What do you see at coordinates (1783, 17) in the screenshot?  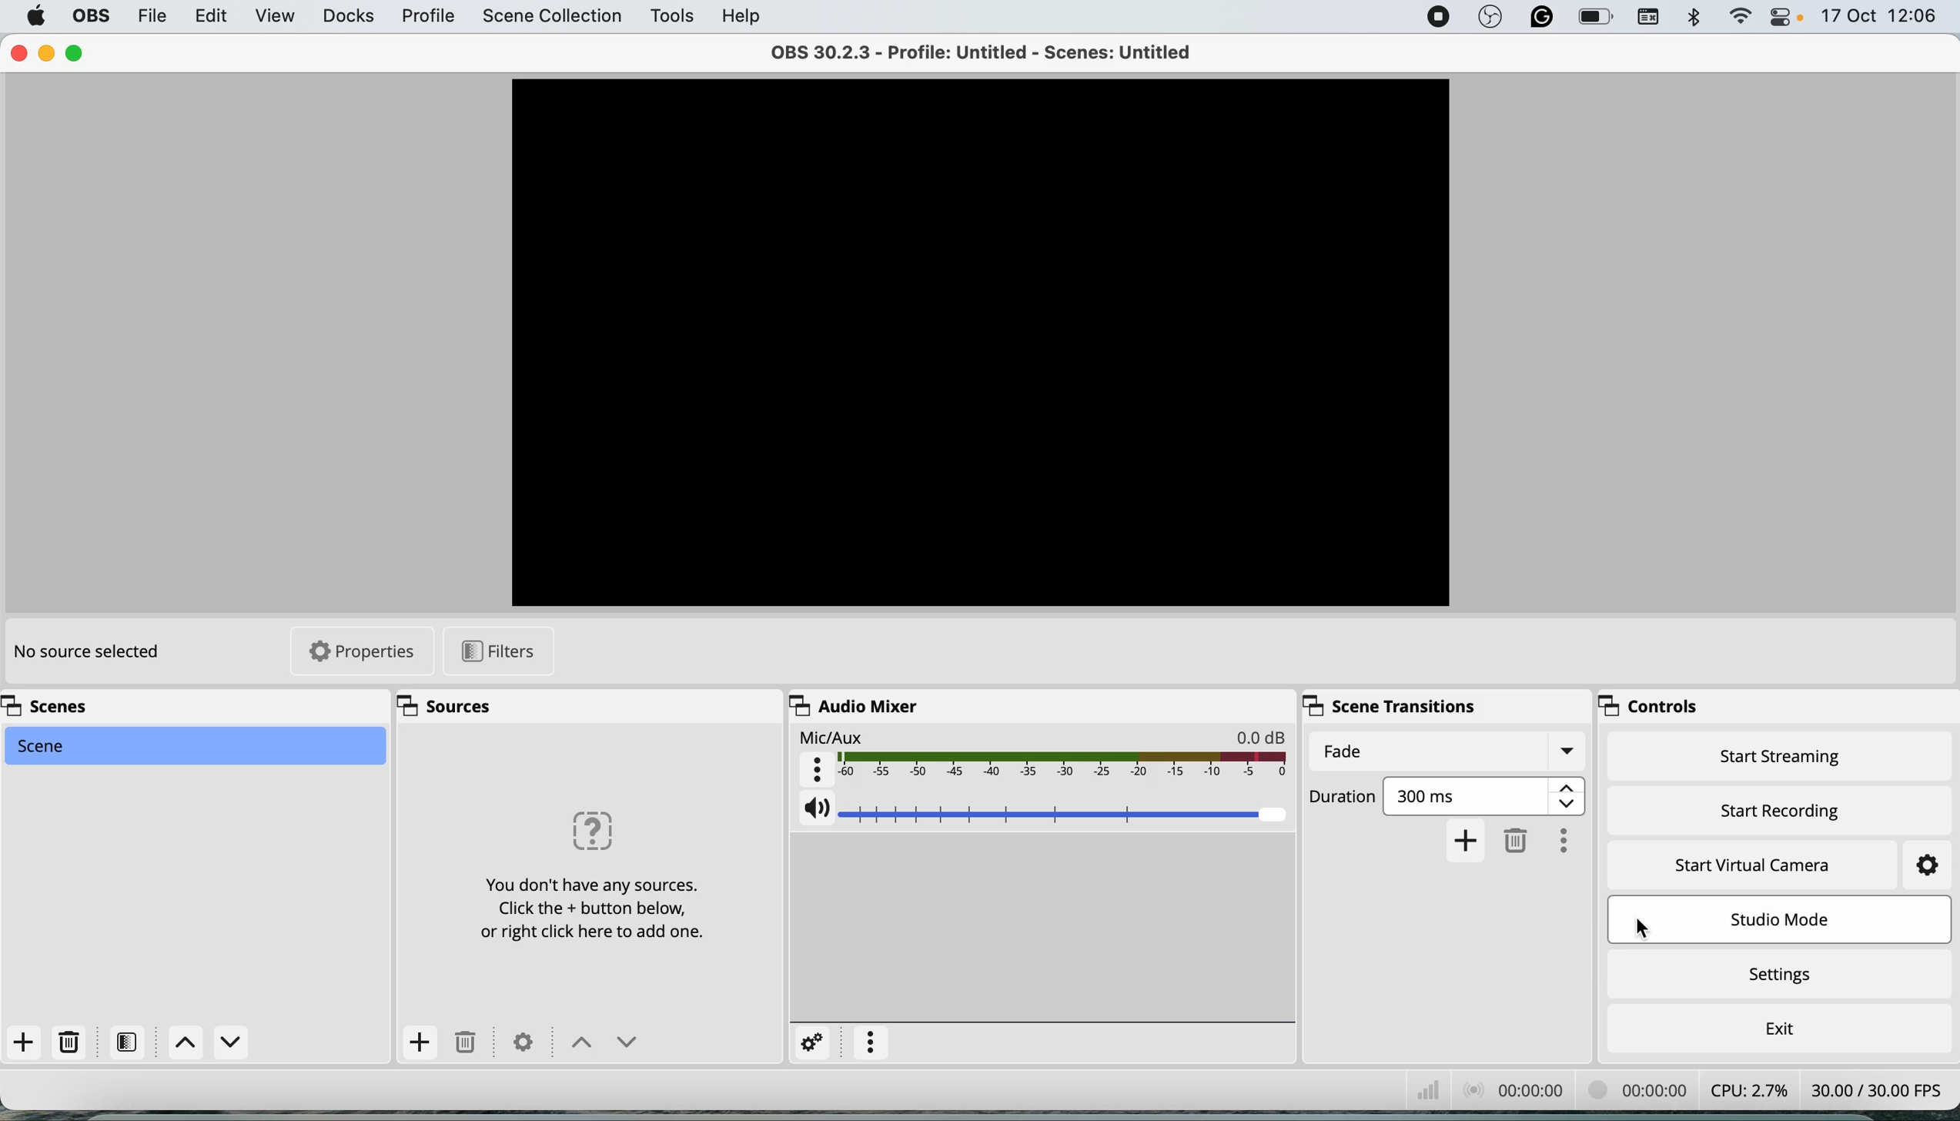 I see `control center` at bounding box center [1783, 17].